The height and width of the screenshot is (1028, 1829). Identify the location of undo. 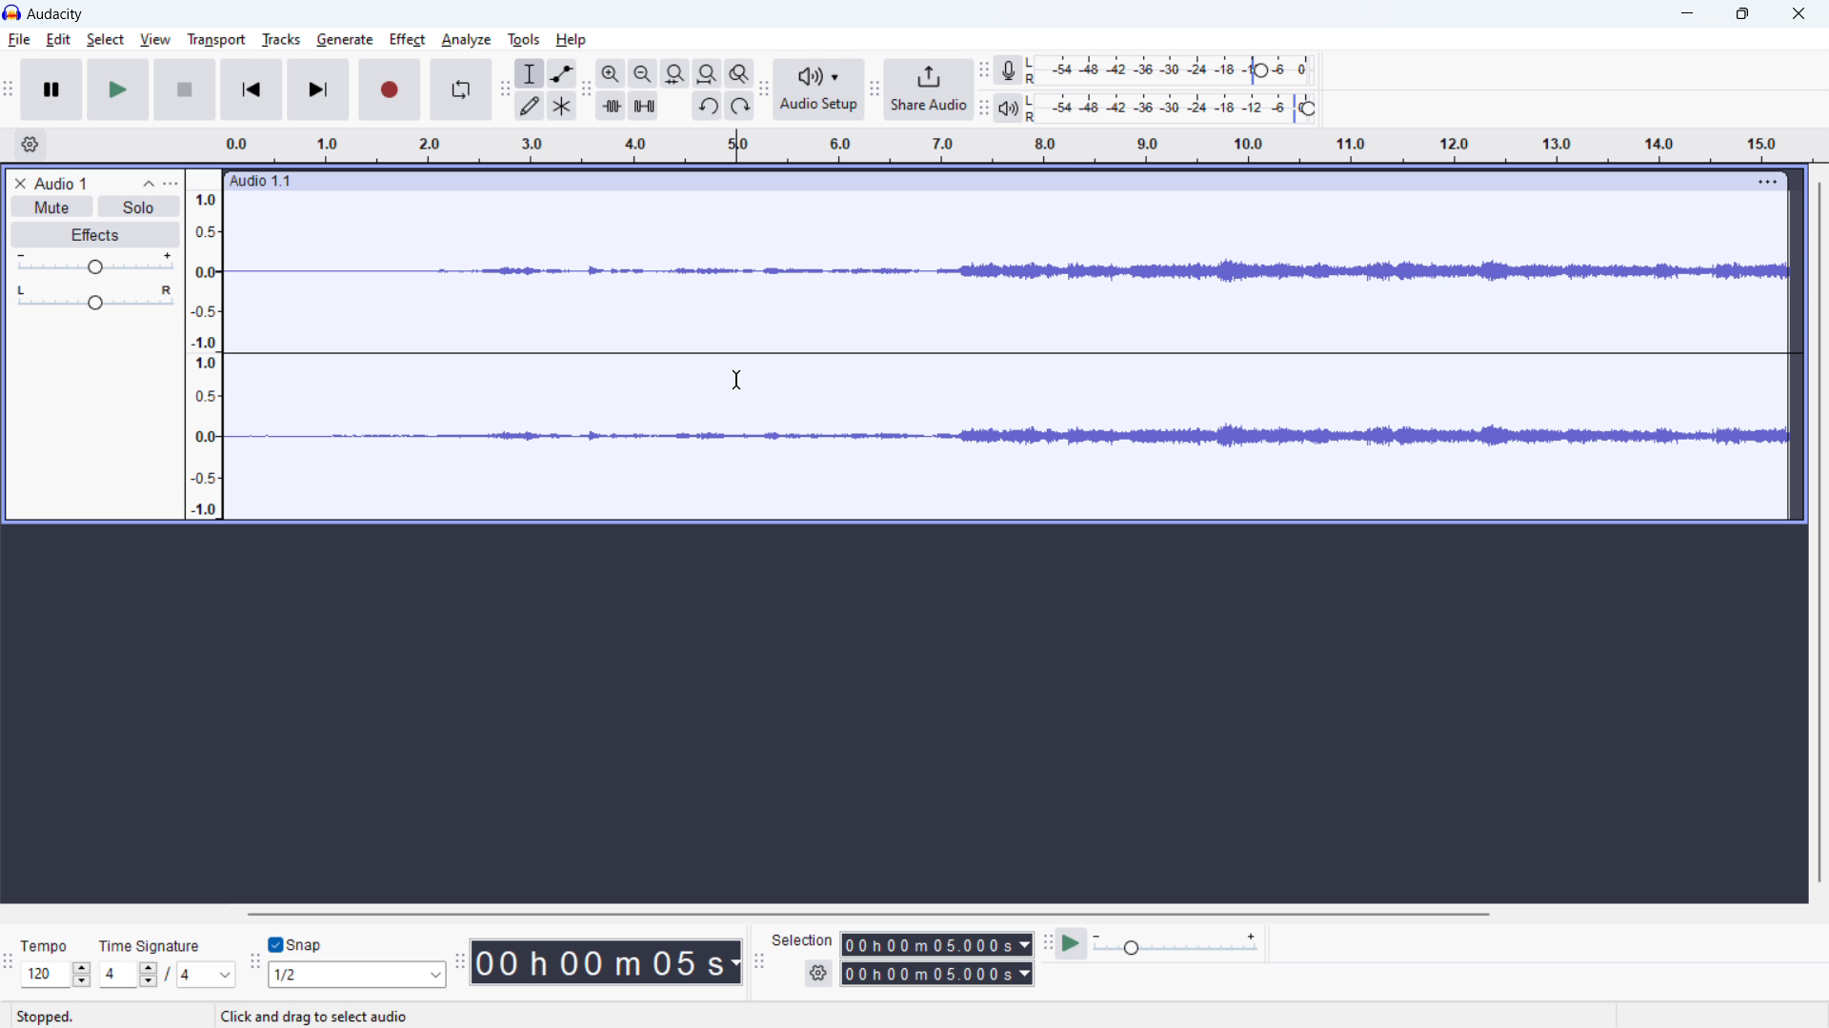
(708, 106).